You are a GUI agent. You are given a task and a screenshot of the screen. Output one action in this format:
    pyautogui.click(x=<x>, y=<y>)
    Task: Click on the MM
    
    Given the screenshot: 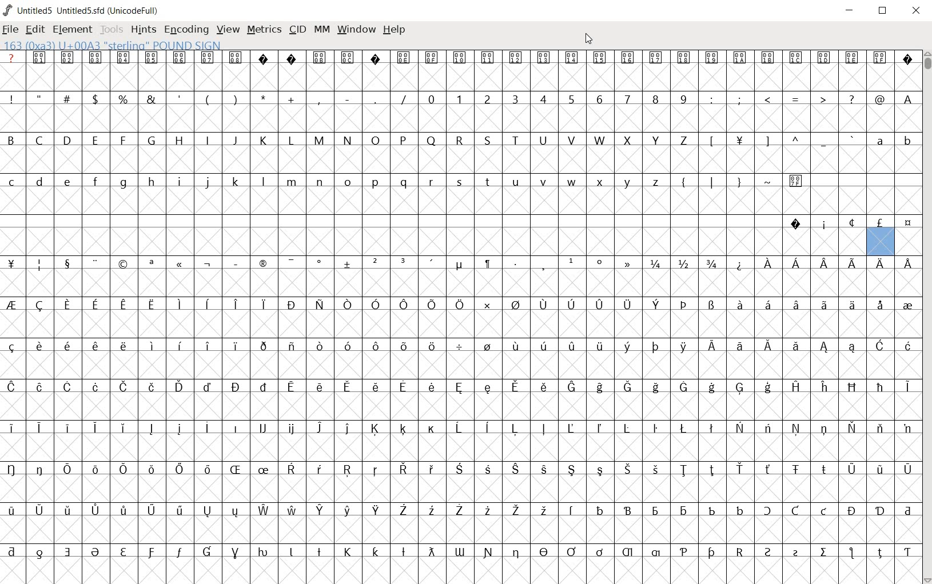 What is the action you would take?
    pyautogui.click(x=322, y=30)
    